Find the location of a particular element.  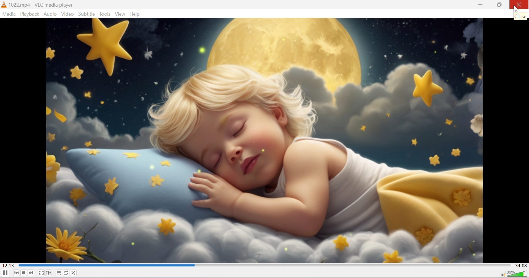

Volume is located at coordinates (518, 274).